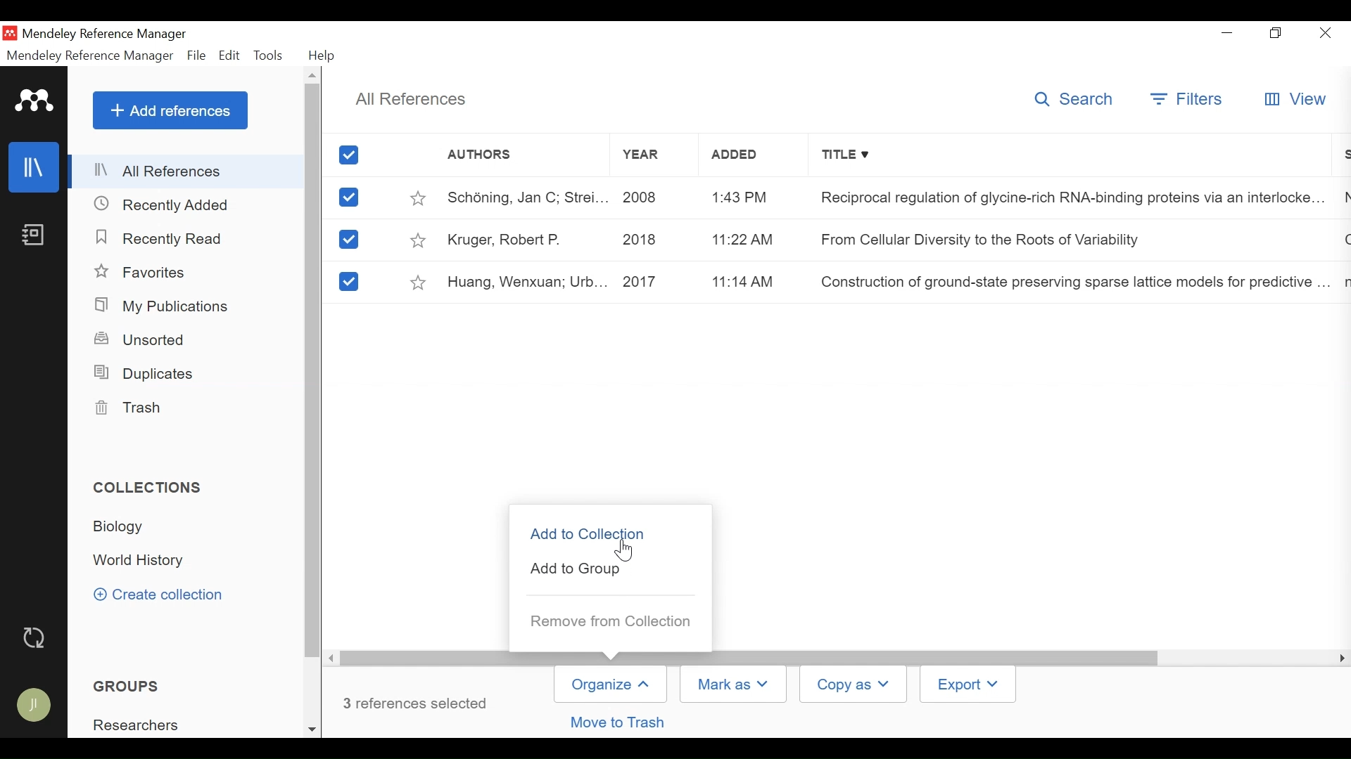 This screenshot has height=759, width=1351. What do you see at coordinates (611, 621) in the screenshot?
I see `Remove from Collection` at bounding box center [611, 621].